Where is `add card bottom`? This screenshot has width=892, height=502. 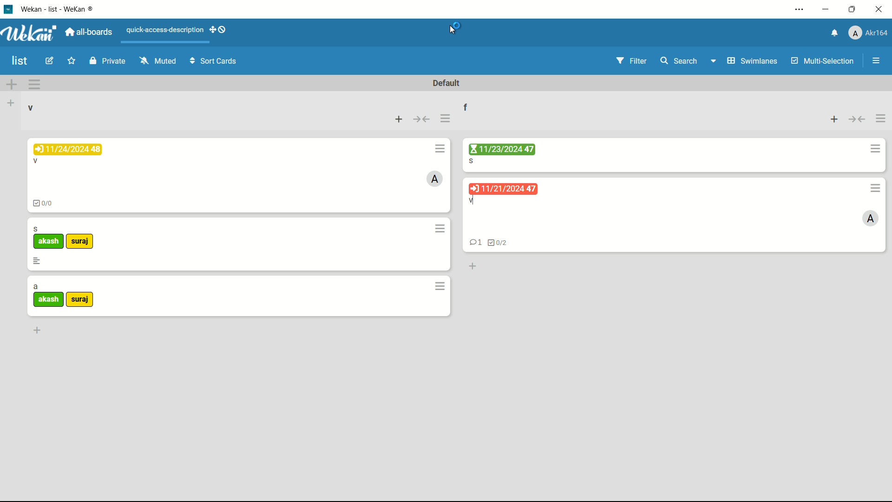
add card bottom is located at coordinates (37, 330).